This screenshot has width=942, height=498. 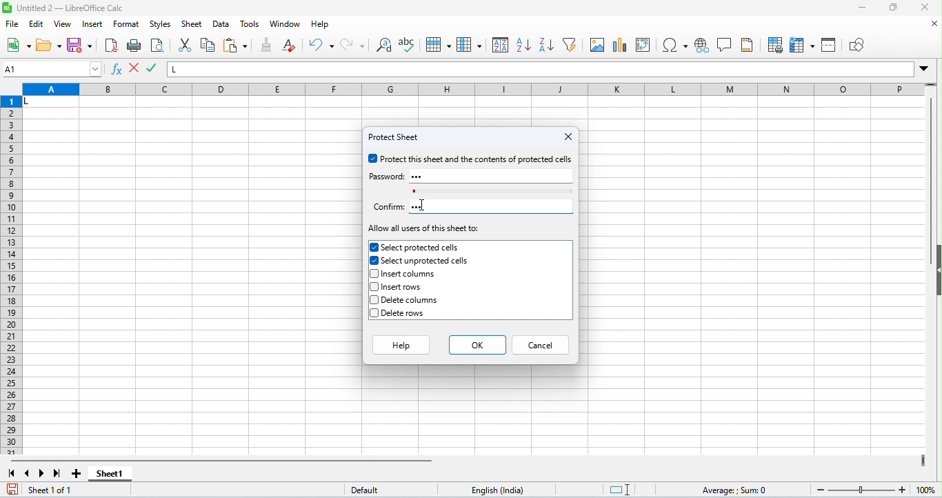 What do you see at coordinates (422, 177) in the screenshot?
I see `password typed` at bounding box center [422, 177].